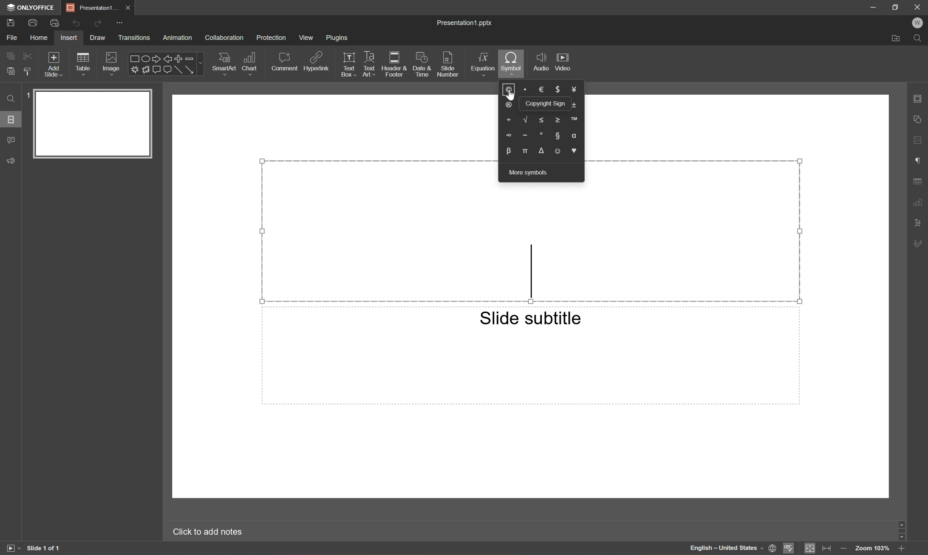 Image resolution: width=928 pixels, height=555 pixels. Describe the element at coordinates (52, 64) in the screenshot. I see `Add slide` at that location.